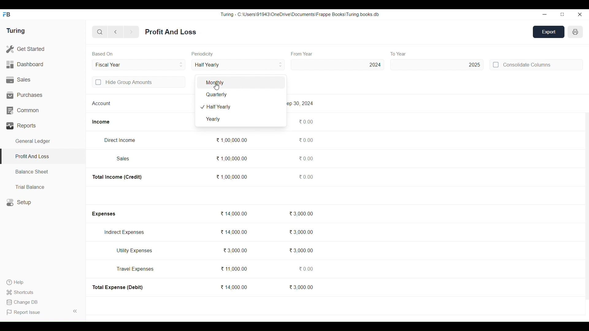 This screenshot has width=589, height=331. What do you see at coordinates (171, 32) in the screenshot?
I see `Profit And Loss` at bounding box center [171, 32].